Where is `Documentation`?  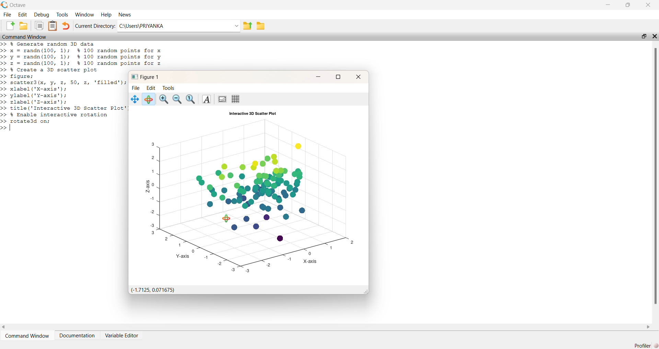 Documentation is located at coordinates (77, 336).